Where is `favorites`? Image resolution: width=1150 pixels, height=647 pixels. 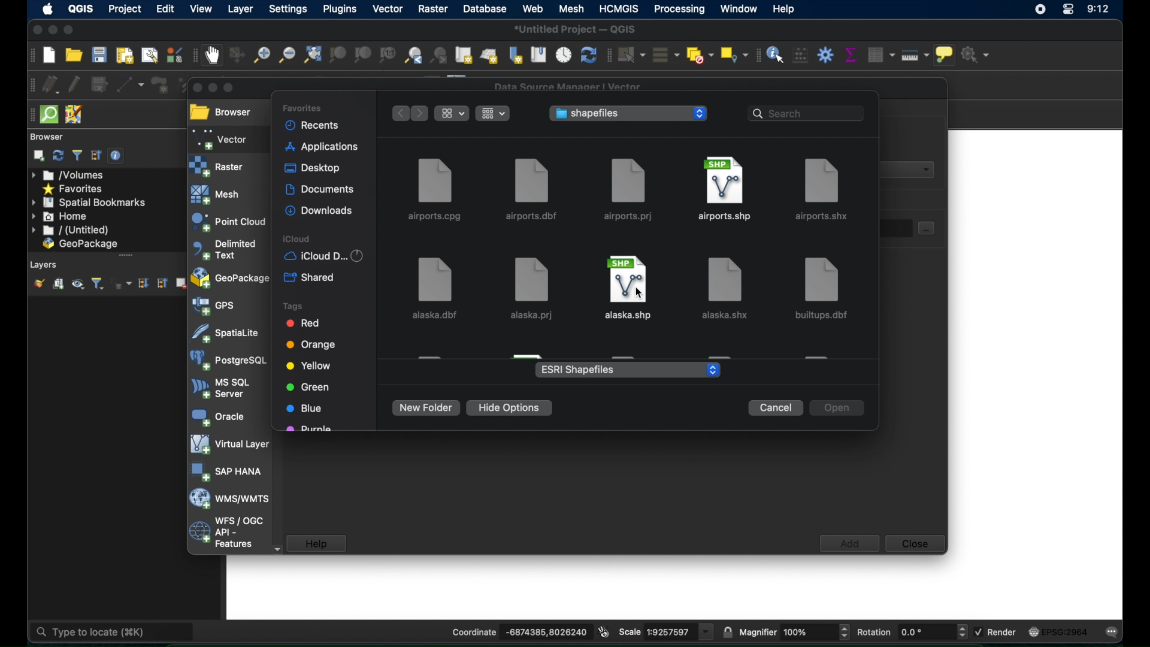
favorites is located at coordinates (74, 188).